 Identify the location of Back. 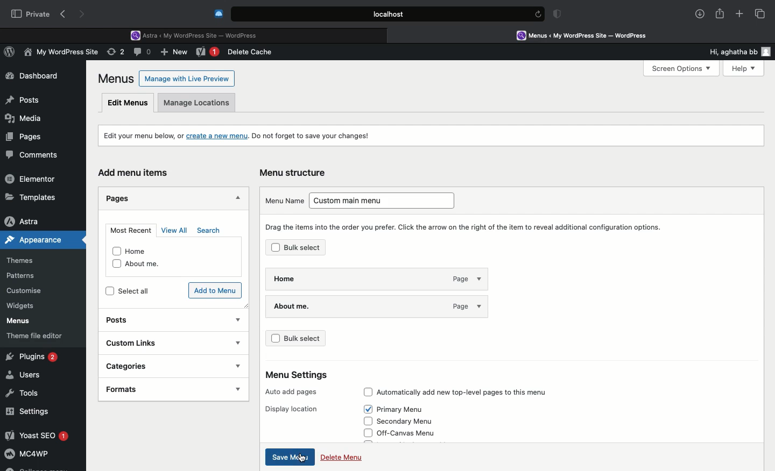
(65, 15).